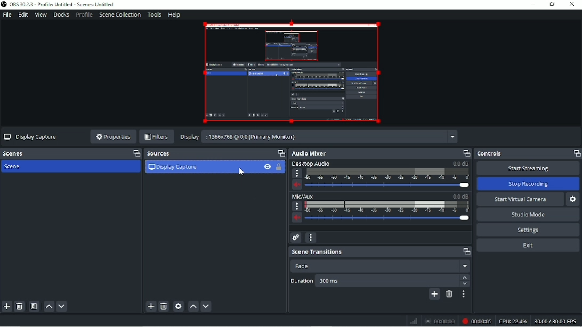 Image resolution: width=582 pixels, height=327 pixels. Describe the element at coordinates (449, 295) in the screenshot. I see `Remove configurable transition` at that location.